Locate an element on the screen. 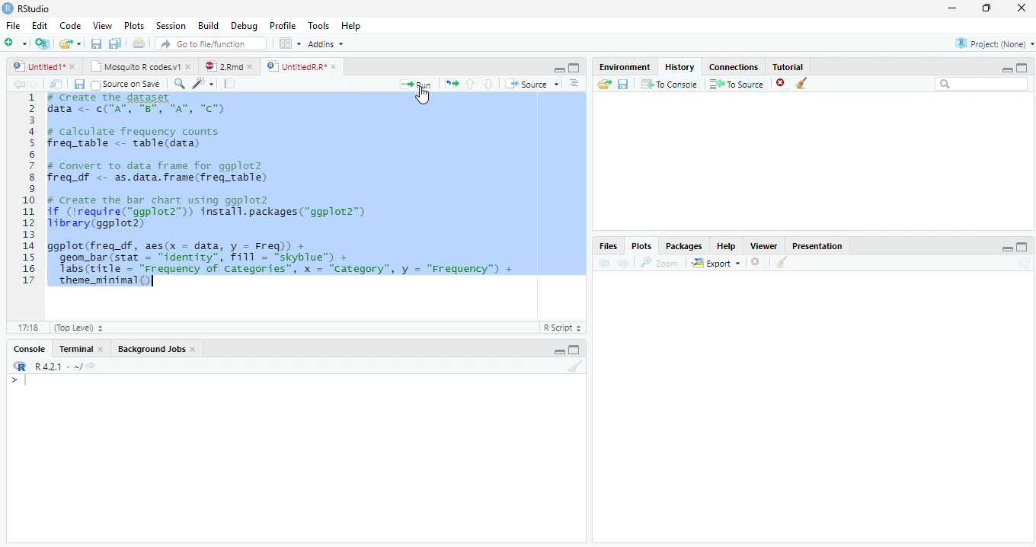 This screenshot has height=547, width=1036. Show in new window is located at coordinates (56, 84).